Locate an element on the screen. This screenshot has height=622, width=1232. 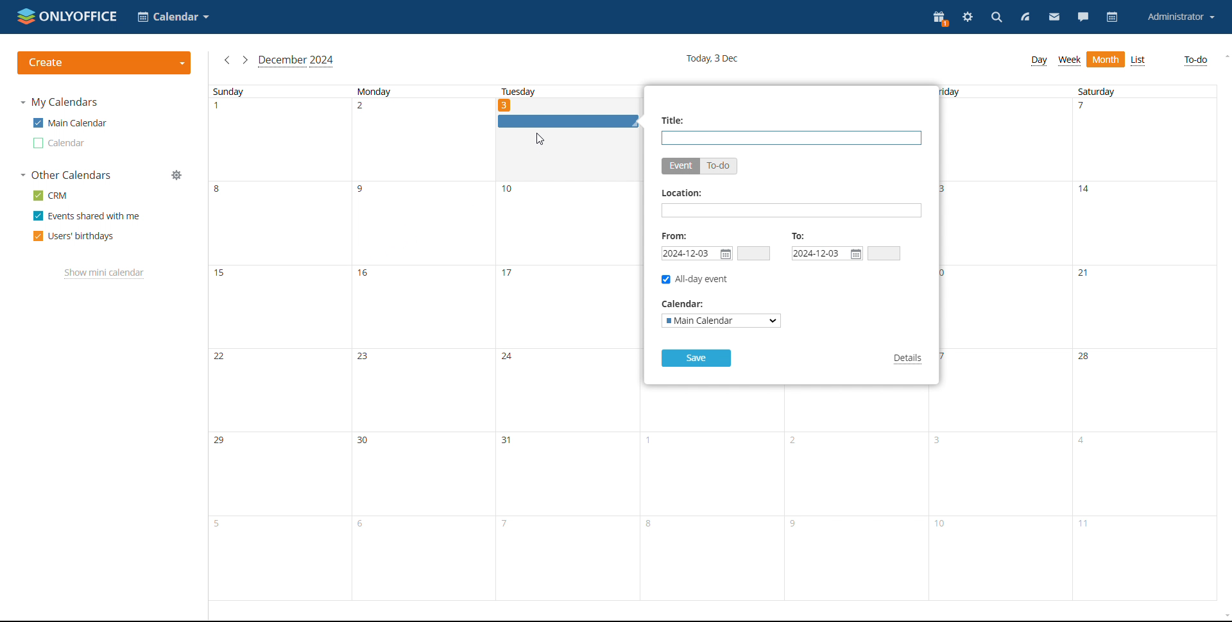
monday is located at coordinates (419, 342).